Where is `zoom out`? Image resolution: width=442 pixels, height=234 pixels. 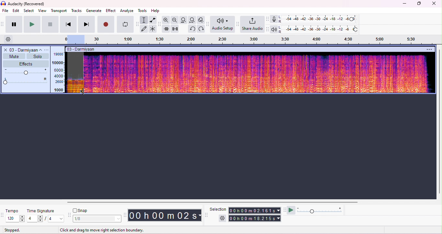
zoom out is located at coordinates (174, 19).